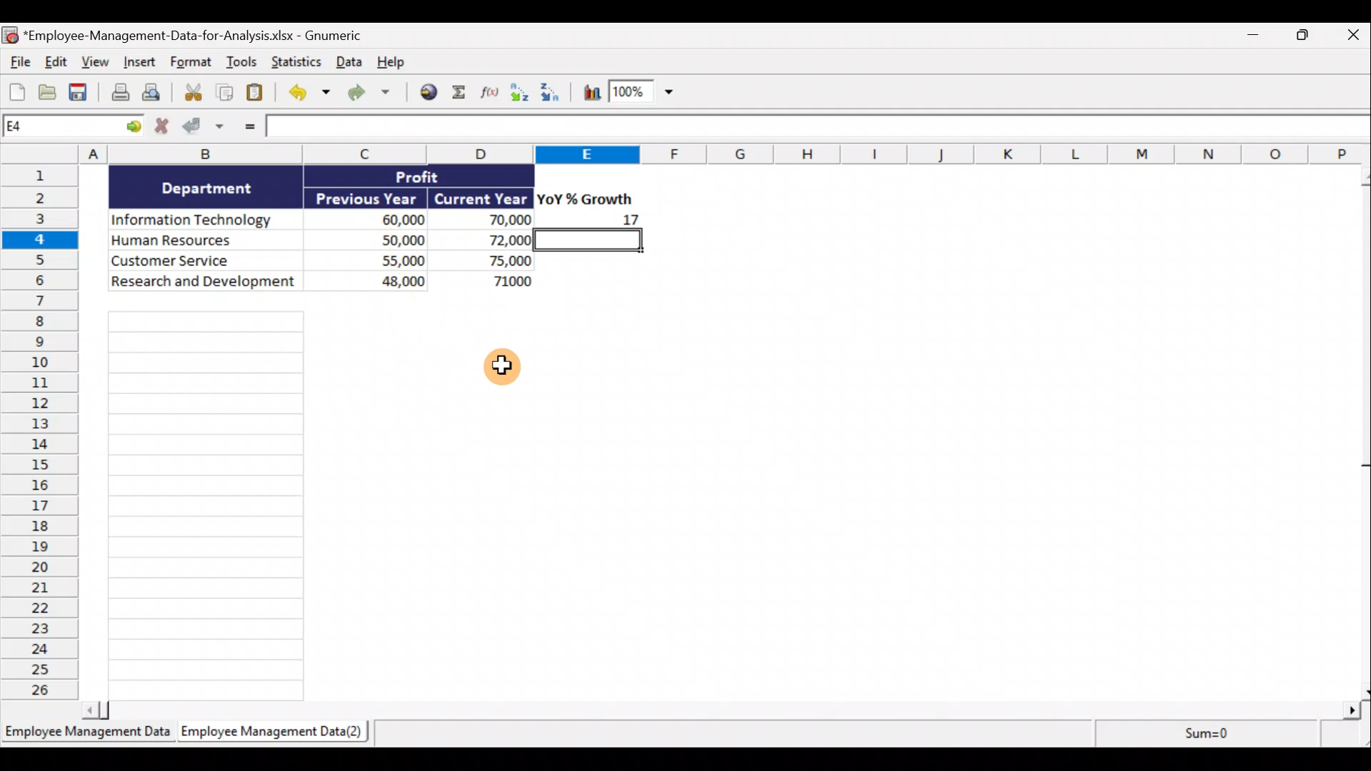 This screenshot has width=1371, height=771. What do you see at coordinates (1250, 38) in the screenshot?
I see `Minimise` at bounding box center [1250, 38].